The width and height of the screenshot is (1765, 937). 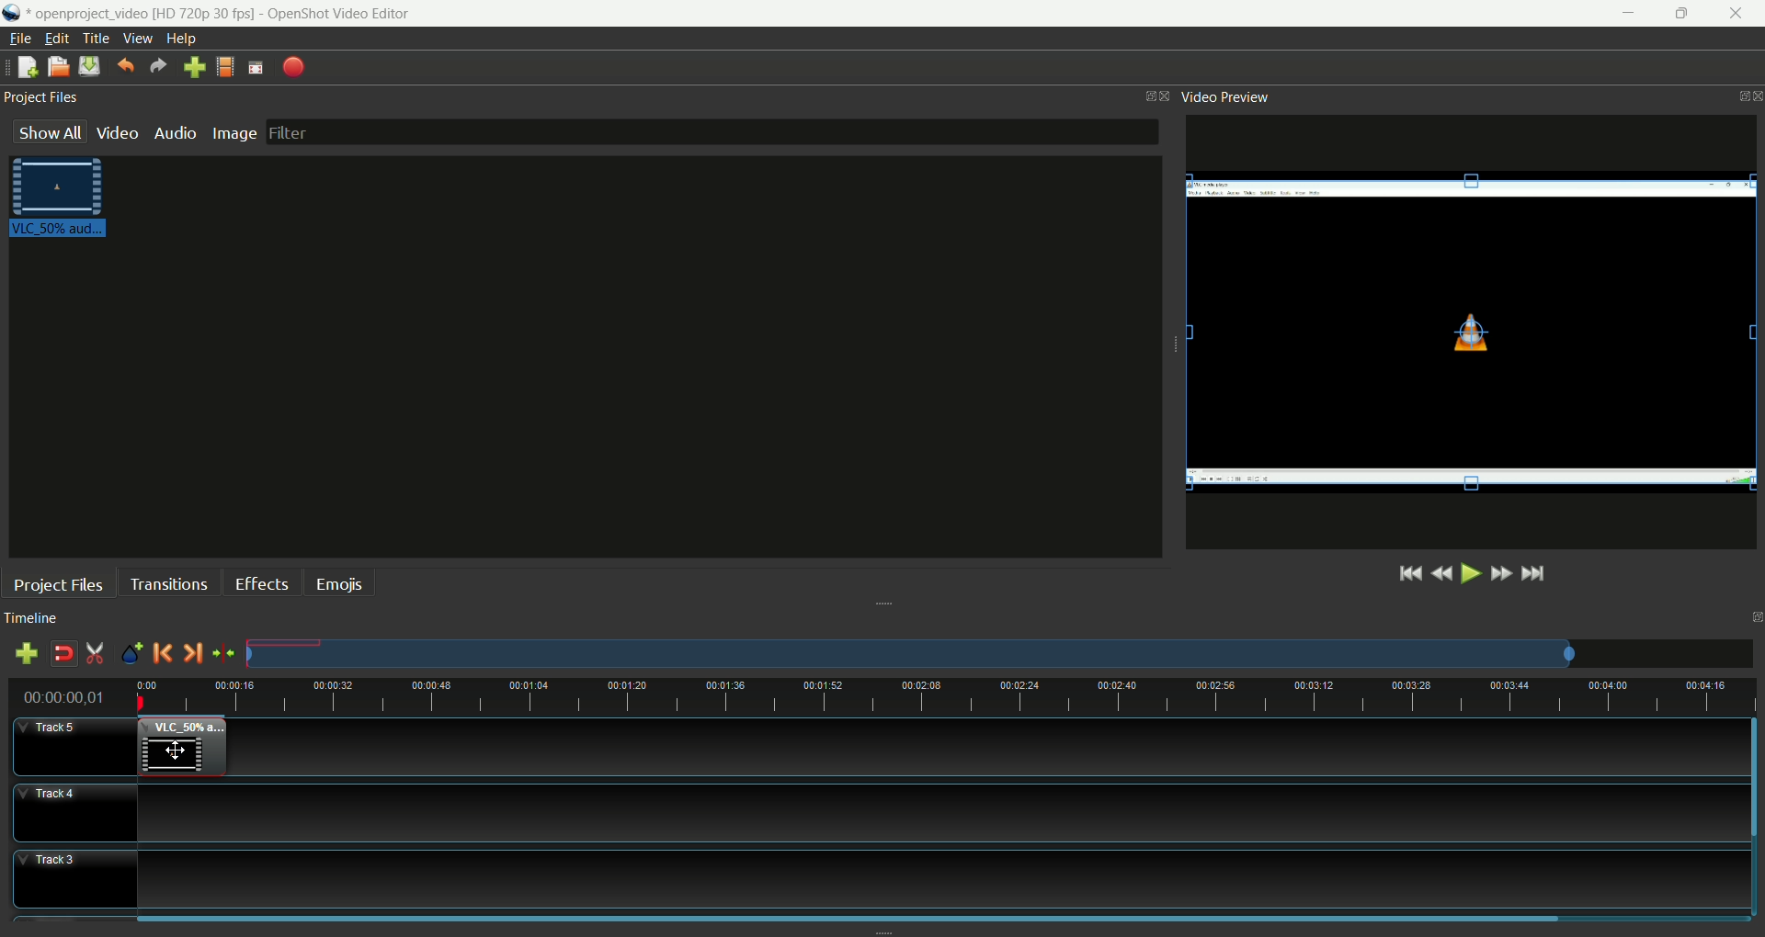 I want to click on track4, so click(x=75, y=814).